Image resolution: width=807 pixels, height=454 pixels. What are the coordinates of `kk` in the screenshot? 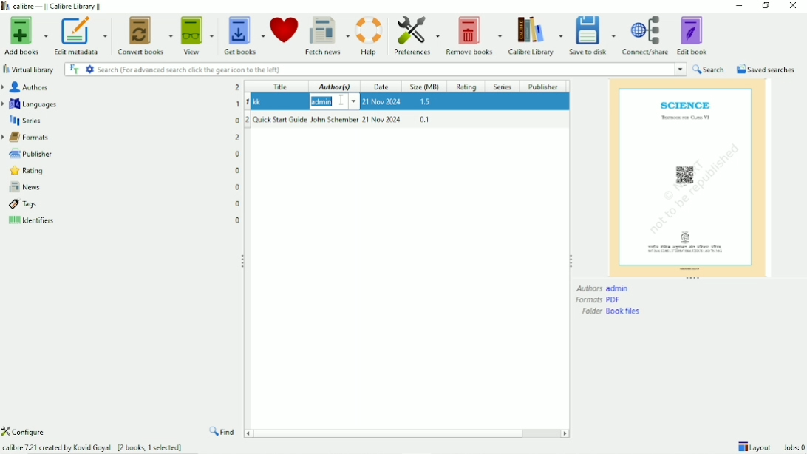 It's located at (408, 102).